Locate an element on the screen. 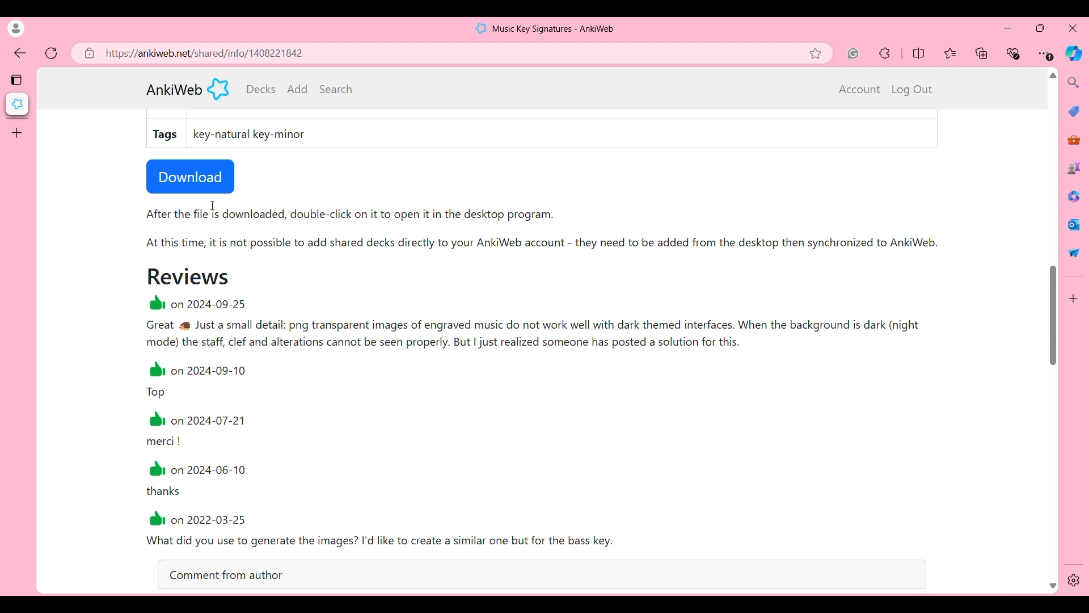  Settings is located at coordinates (1074, 581).